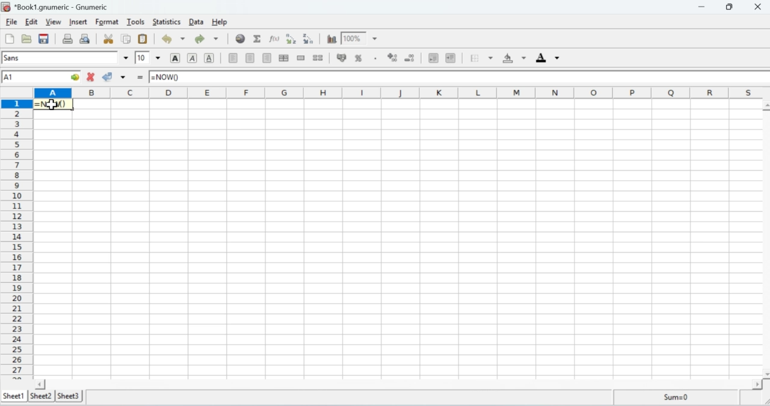 The image size is (770, 406). What do you see at coordinates (64, 58) in the screenshot?
I see `Font name sans` at bounding box center [64, 58].